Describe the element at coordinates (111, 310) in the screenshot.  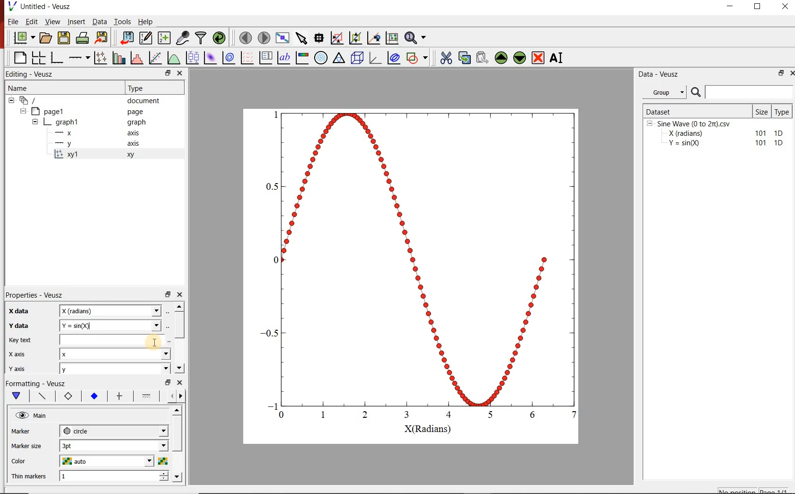
I see `Textbox` at that location.